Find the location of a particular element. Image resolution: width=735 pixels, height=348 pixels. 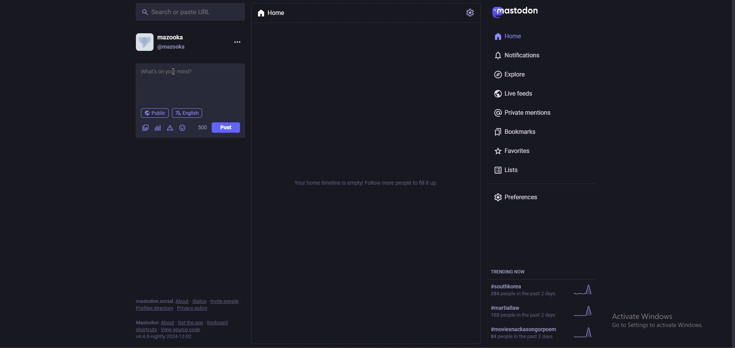

heat add the is located at coordinates (190, 323).